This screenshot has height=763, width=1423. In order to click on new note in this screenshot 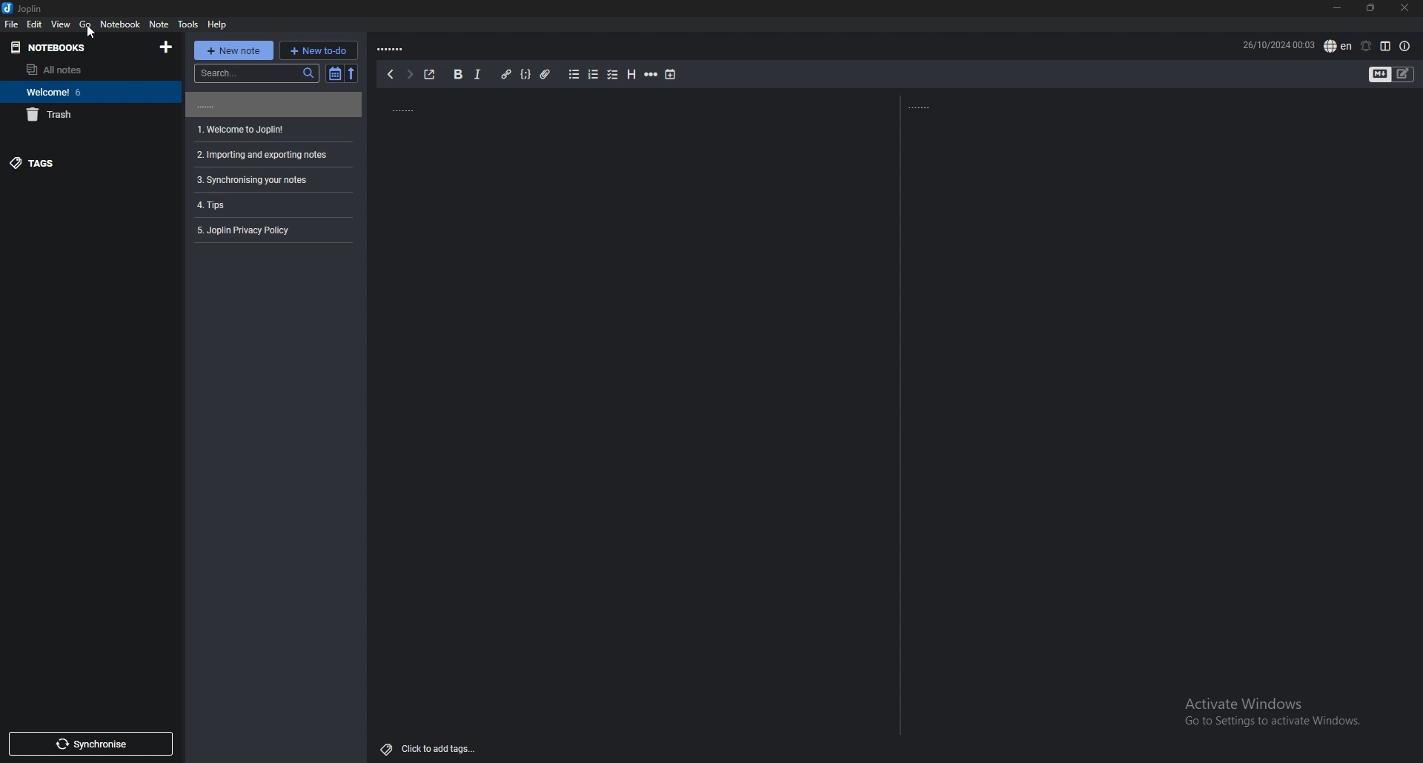, I will do `click(233, 50)`.